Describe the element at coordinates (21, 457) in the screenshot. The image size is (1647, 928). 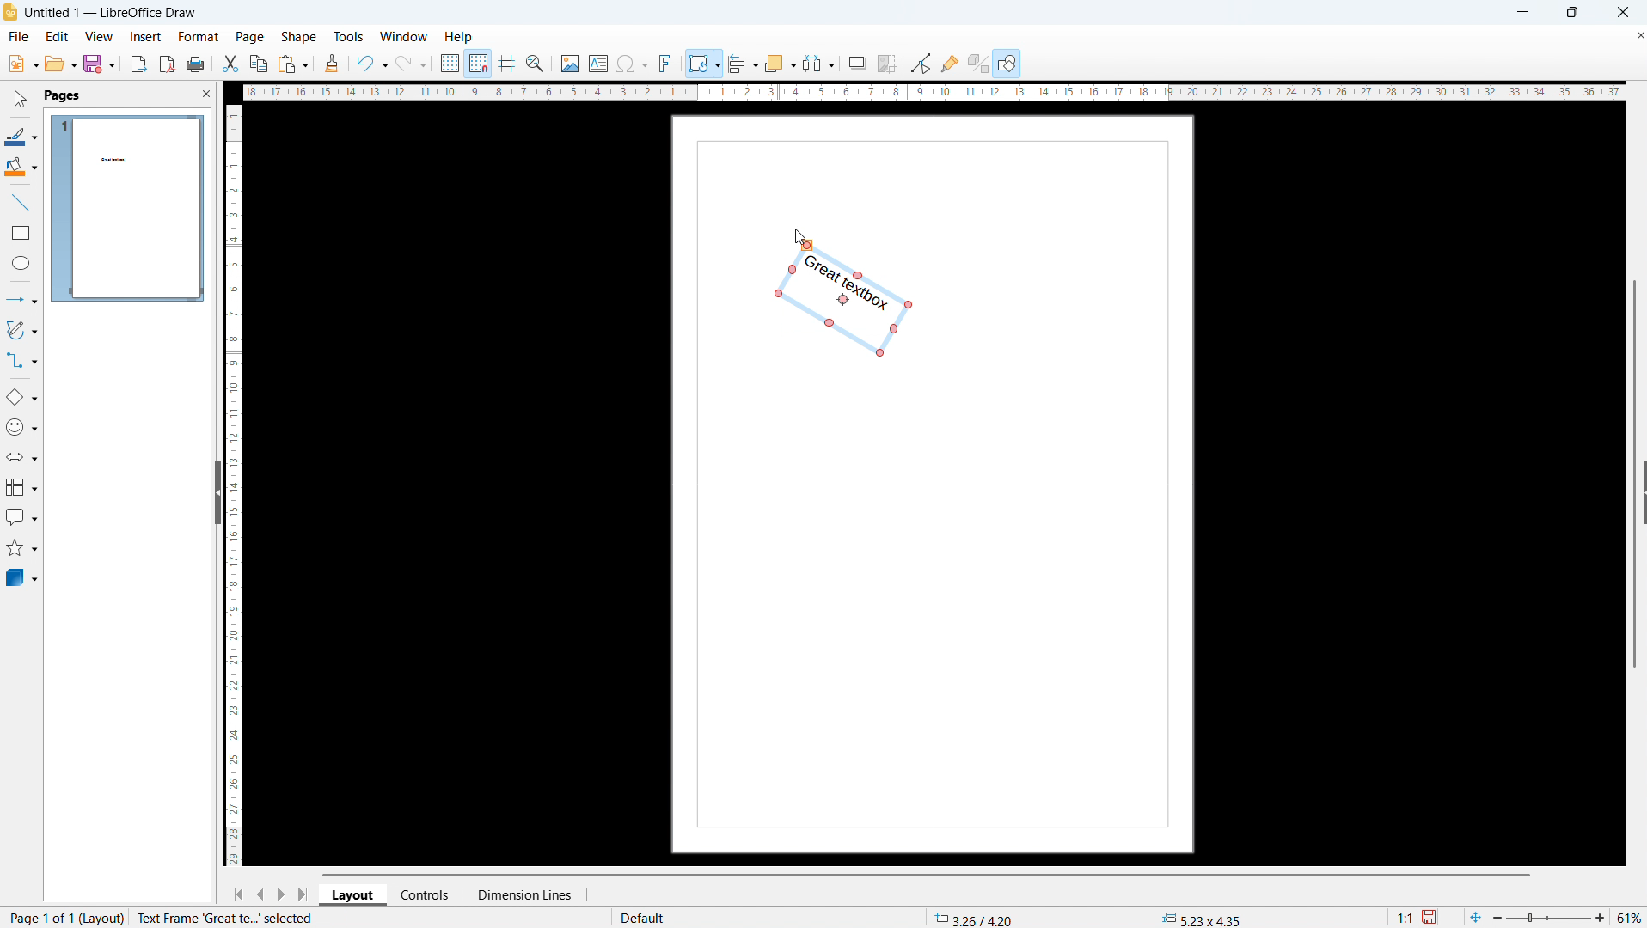
I see `block arrows` at that location.